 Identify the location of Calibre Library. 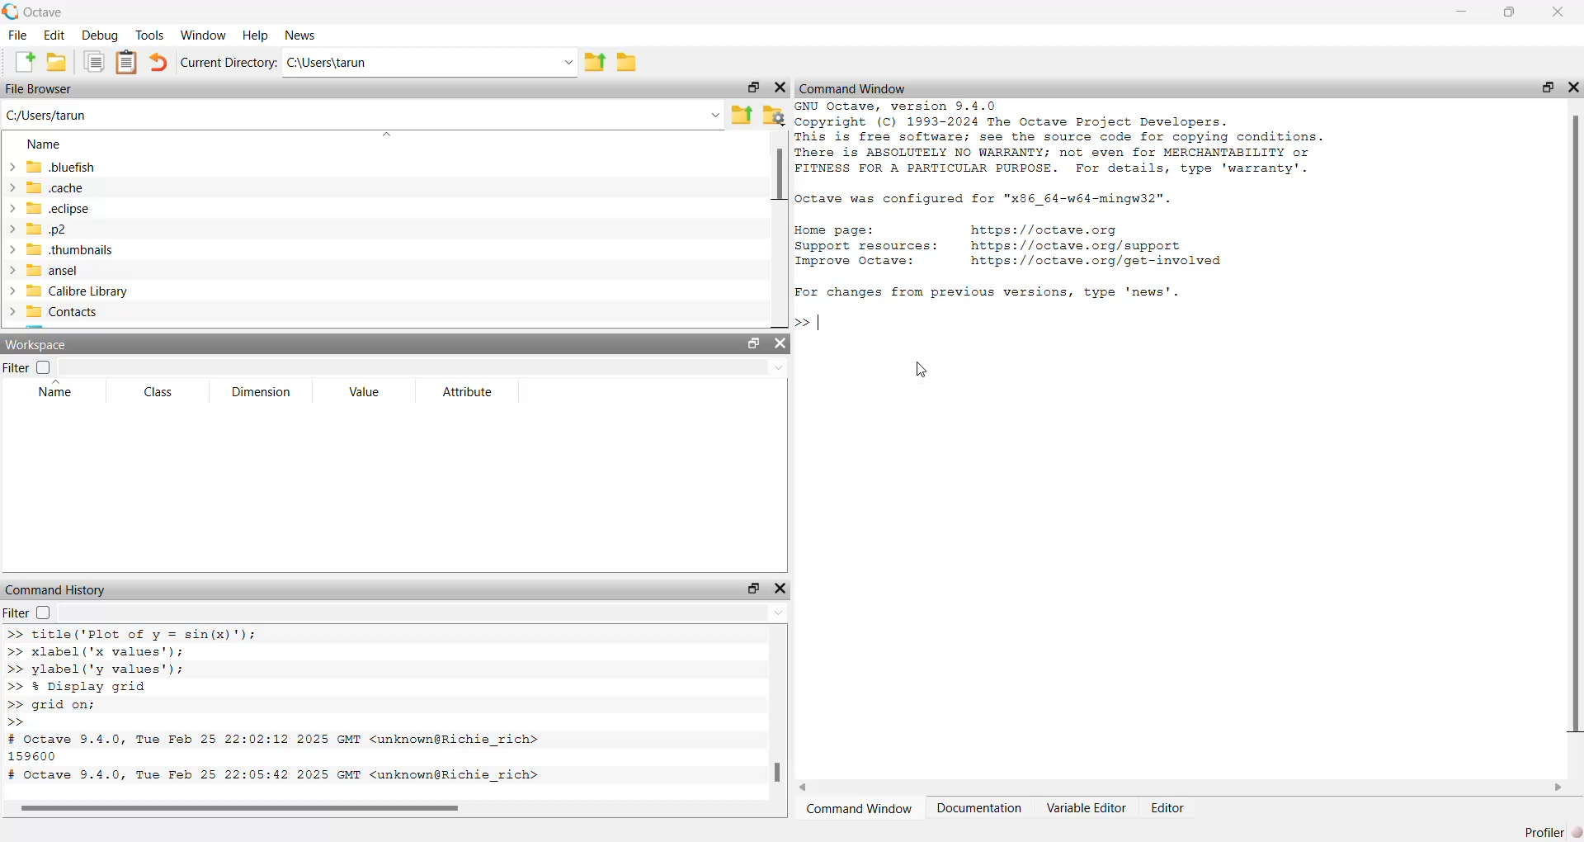
(68, 292).